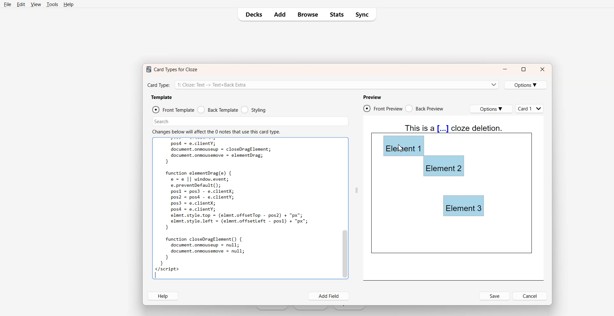 Image resolution: width=614 pixels, height=316 pixels. Describe the element at coordinates (523, 69) in the screenshot. I see `Maximize` at that location.